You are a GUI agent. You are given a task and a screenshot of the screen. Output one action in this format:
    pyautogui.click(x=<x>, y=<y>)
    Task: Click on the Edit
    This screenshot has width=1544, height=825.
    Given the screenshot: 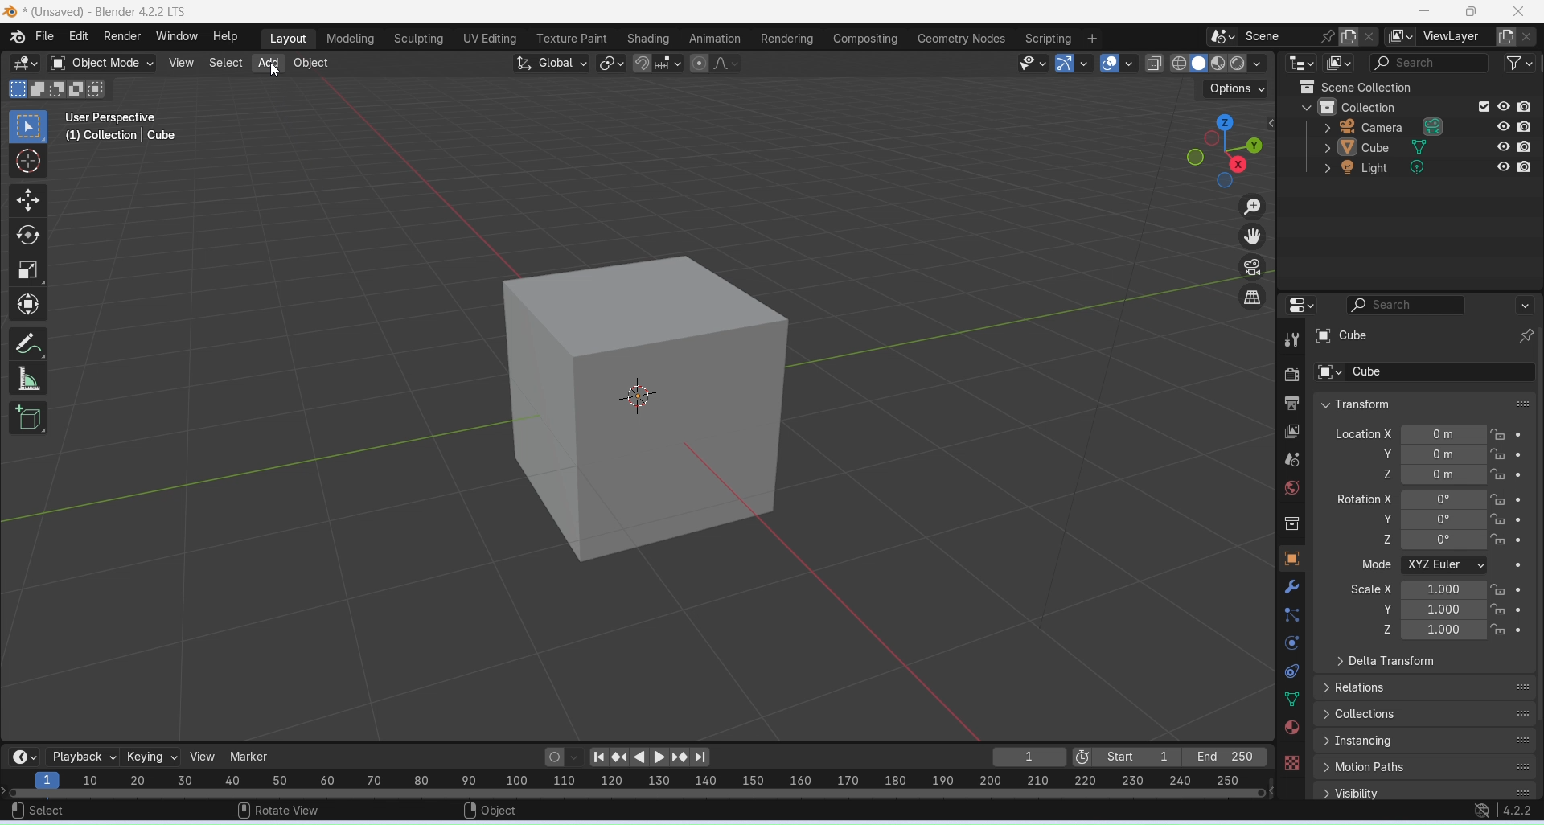 What is the action you would take?
    pyautogui.click(x=80, y=36)
    